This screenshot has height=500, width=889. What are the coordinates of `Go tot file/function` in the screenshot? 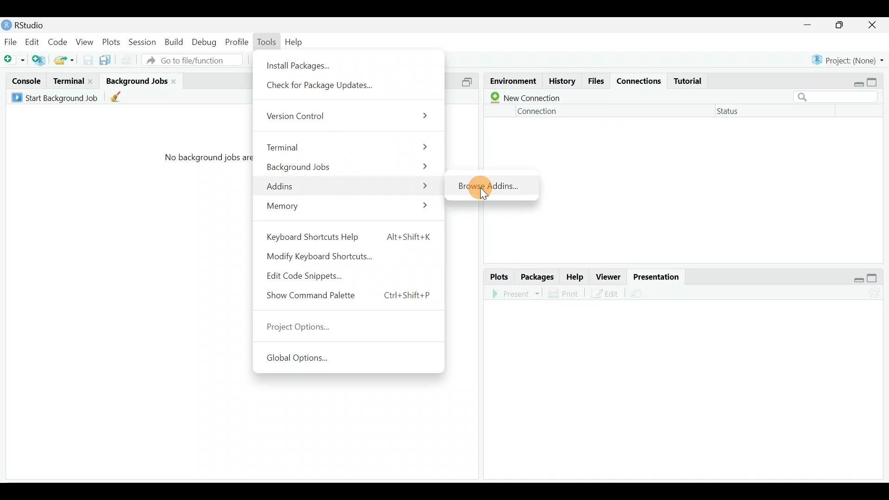 It's located at (195, 60).